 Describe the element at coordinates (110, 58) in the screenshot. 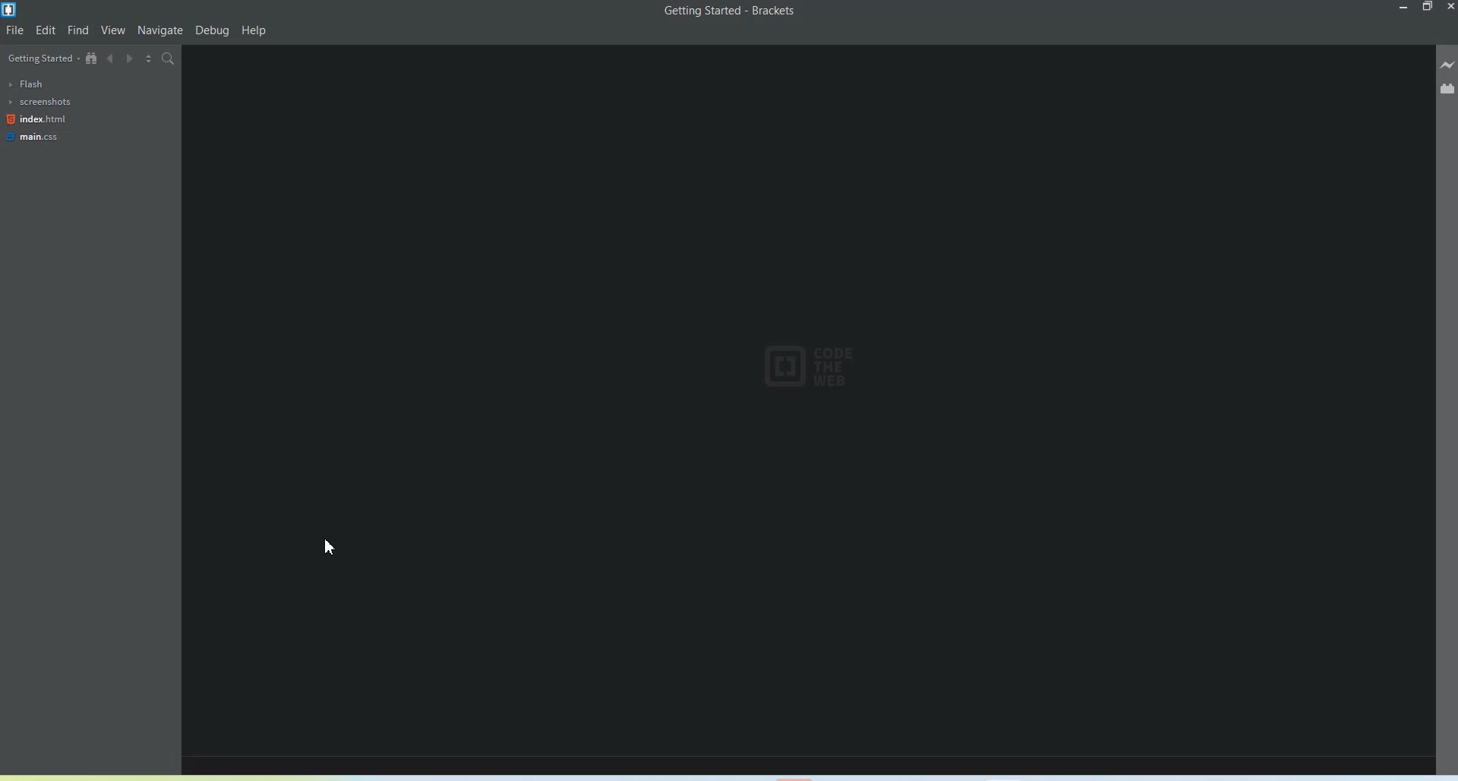

I see `Navigate Backward ` at that location.